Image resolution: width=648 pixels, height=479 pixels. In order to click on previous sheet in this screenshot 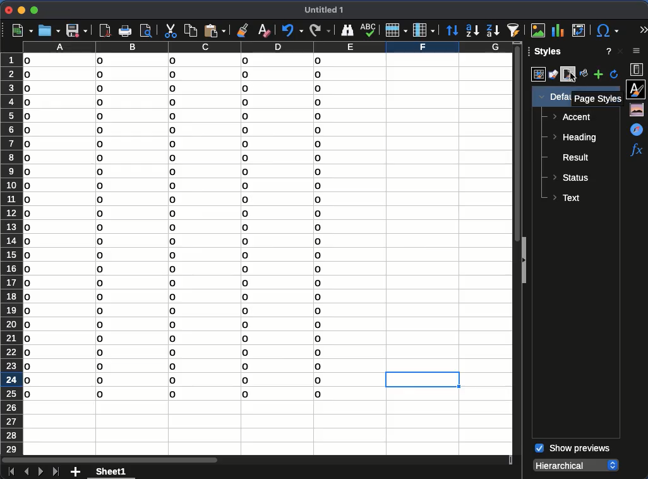, I will do `click(25, 472)`.